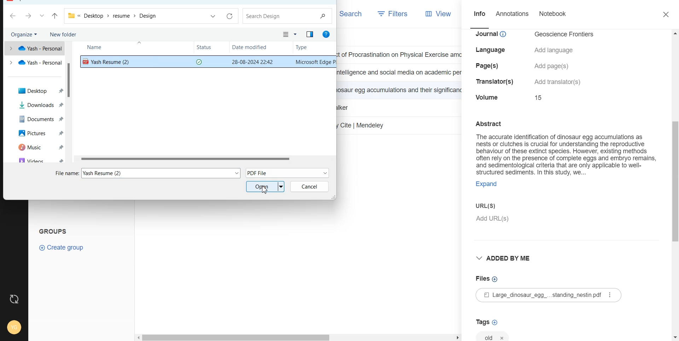 This screenshot has height=341, width=679. What do you see at coordinates (63, 34) in the screenshot?
I see `New Folder` at bounding box center [63, 34].